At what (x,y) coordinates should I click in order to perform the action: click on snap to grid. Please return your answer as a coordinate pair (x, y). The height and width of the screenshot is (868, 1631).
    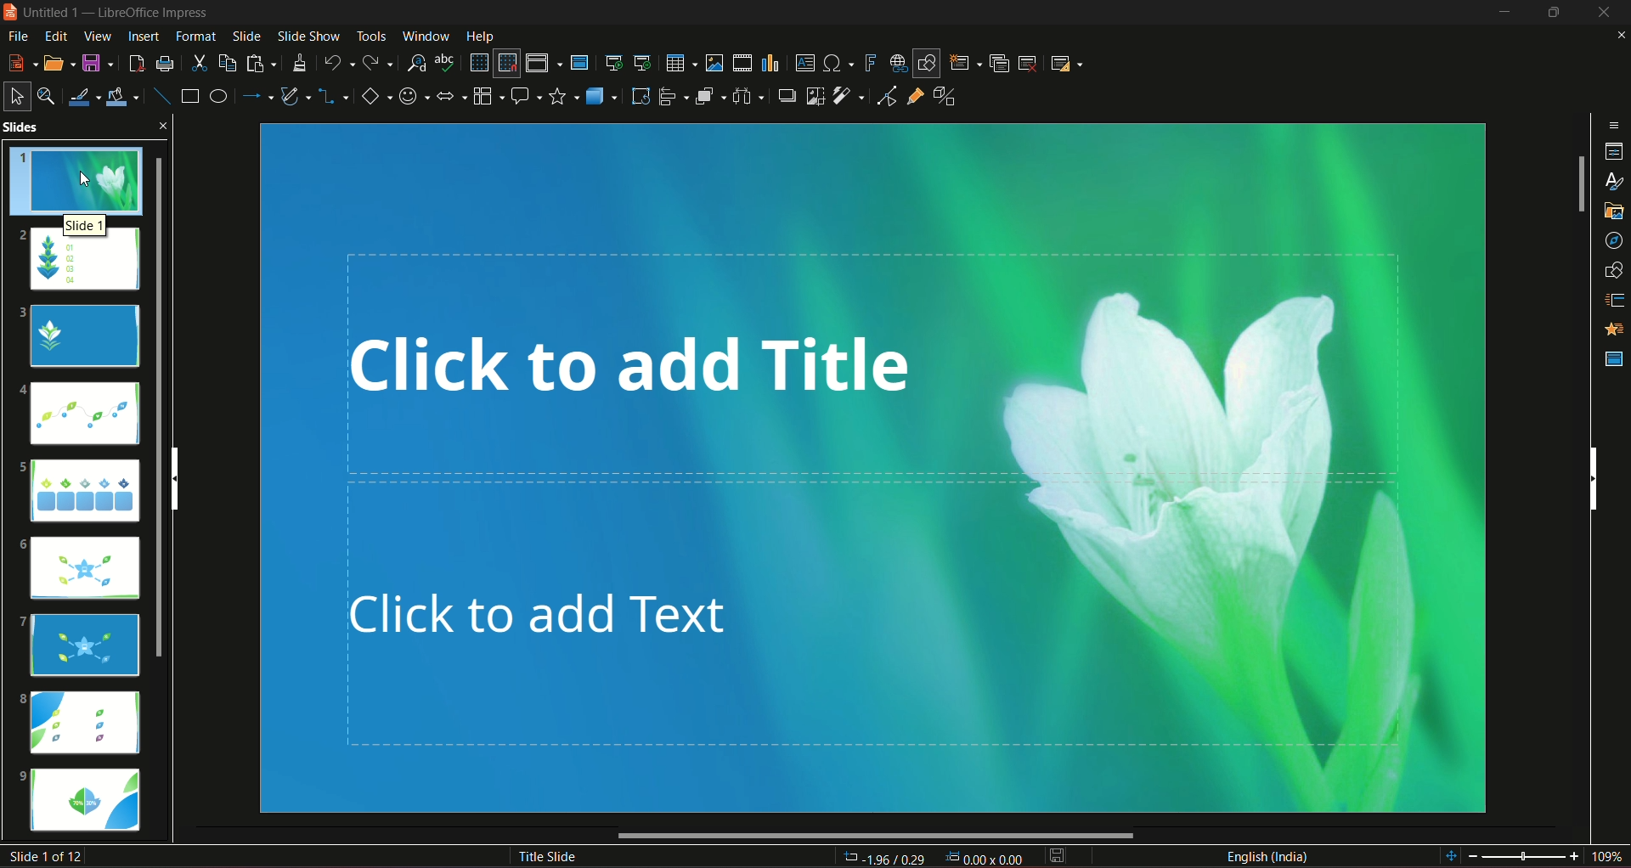
    Looking at the image, I should click on (507, 65).